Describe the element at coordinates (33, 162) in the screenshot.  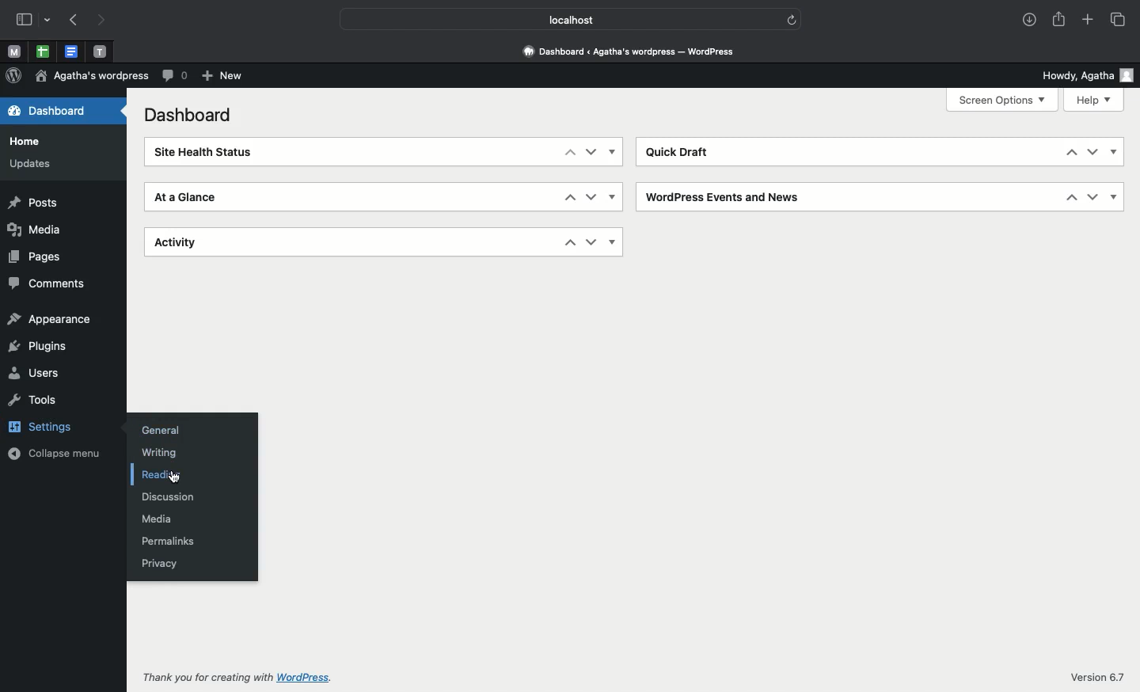
I see `Updates` at that location.